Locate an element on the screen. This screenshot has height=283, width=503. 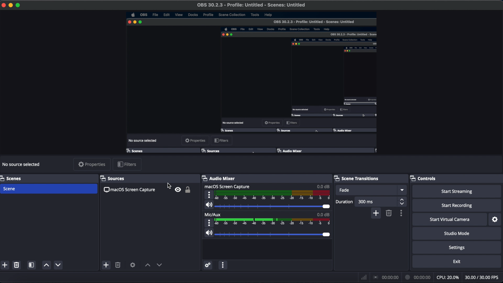
0.0 dB is located at coordinates (323, 186).